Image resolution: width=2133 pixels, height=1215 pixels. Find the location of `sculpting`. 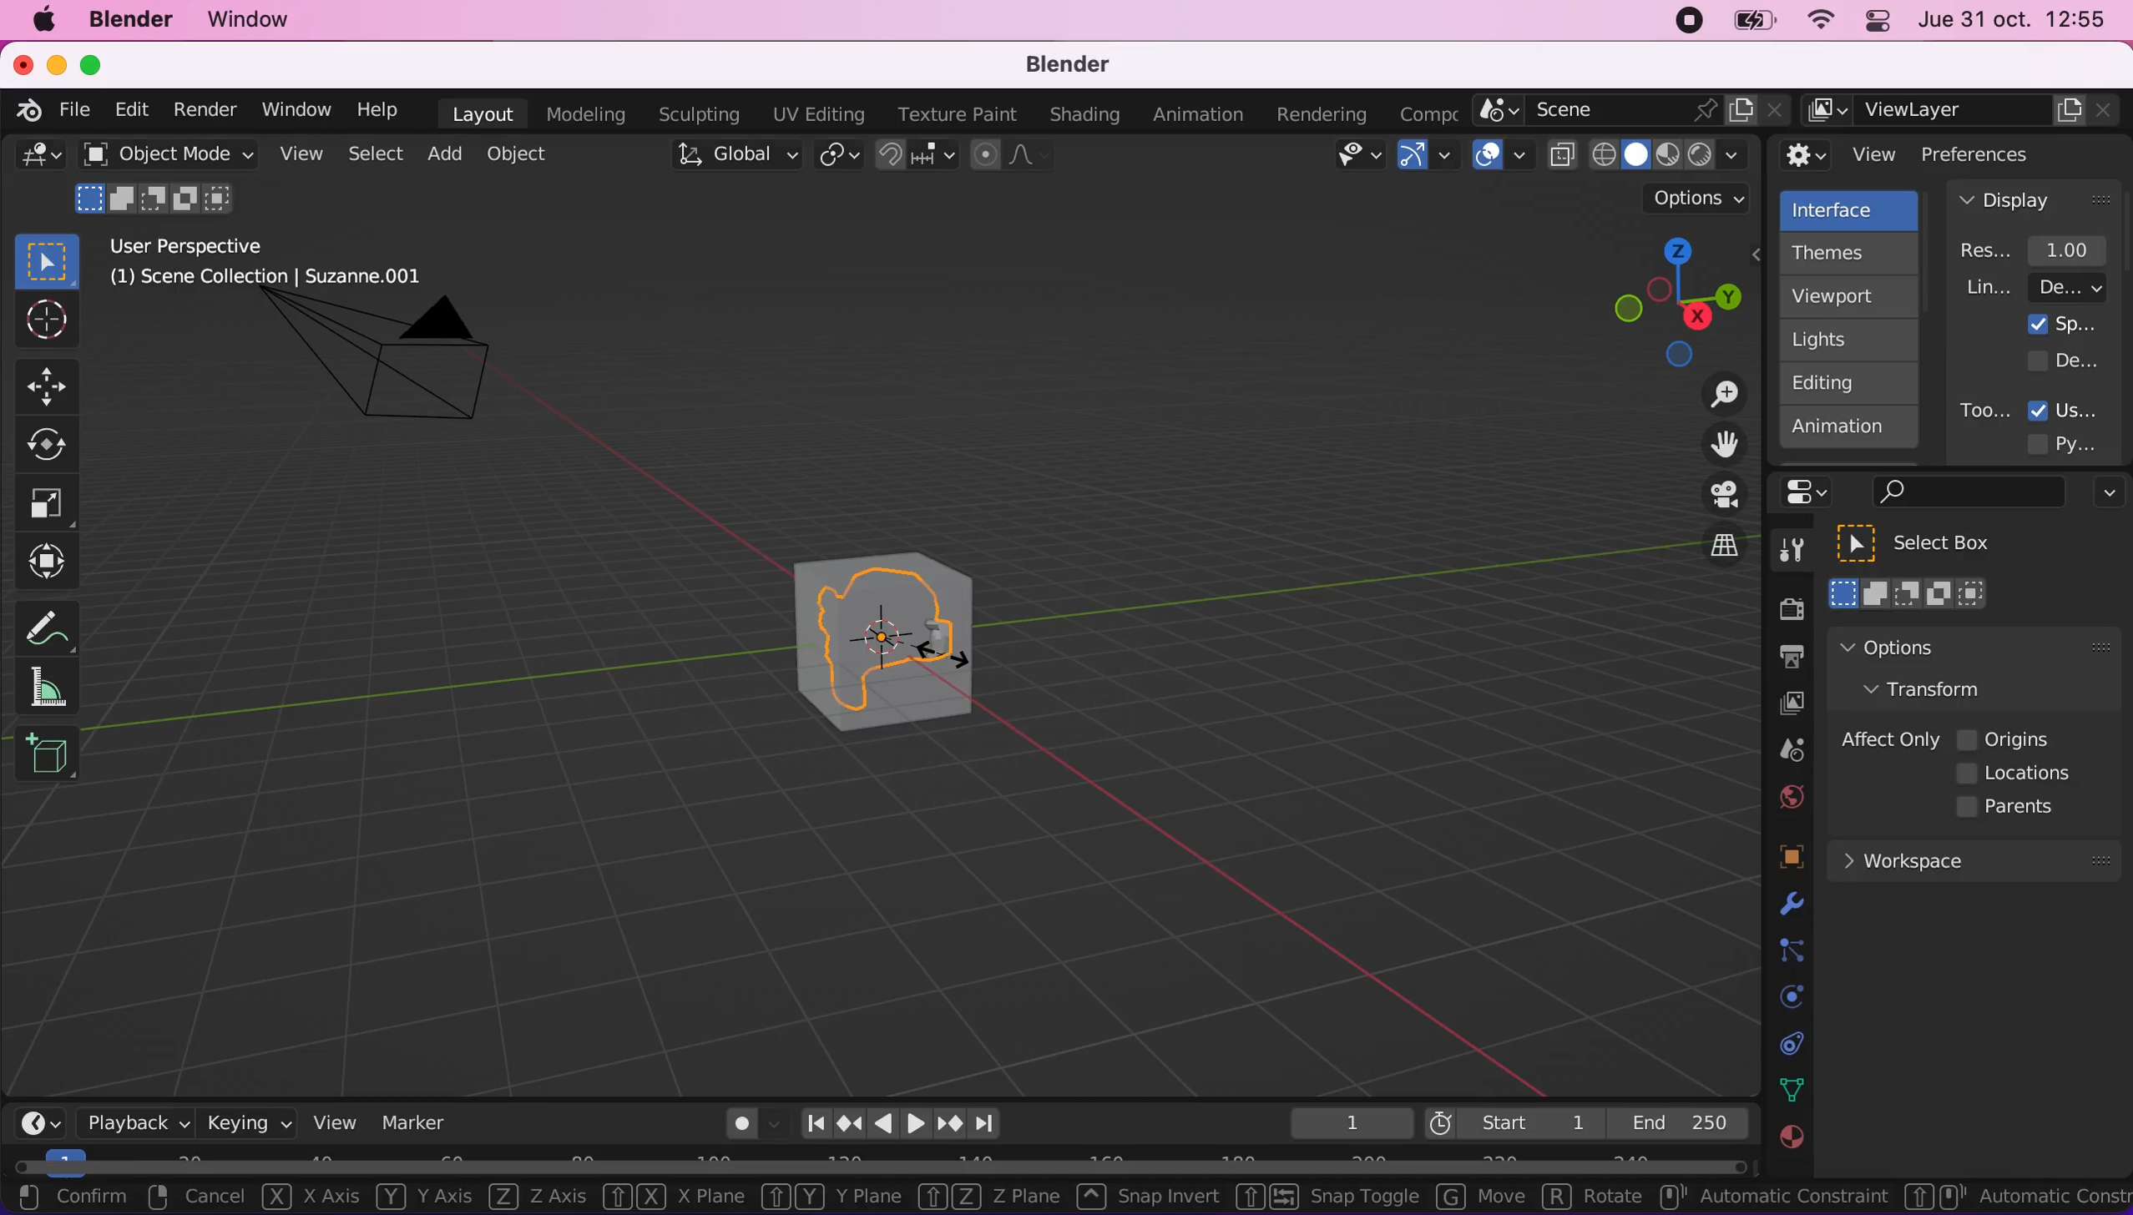

sculpting is located at coordinates (695, 113).